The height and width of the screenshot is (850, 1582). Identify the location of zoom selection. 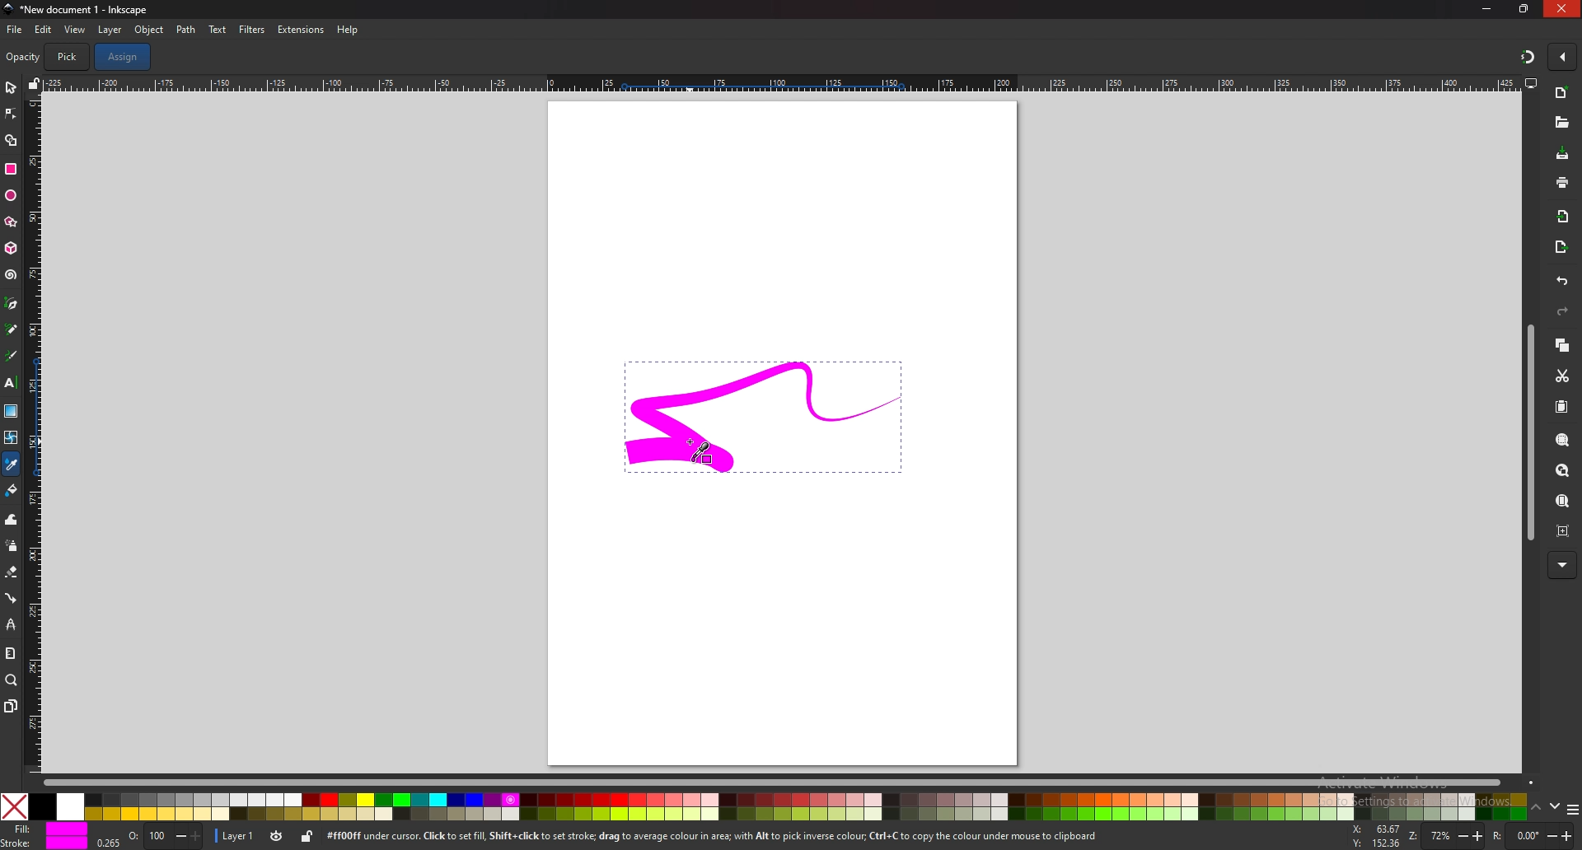
(1563, 441).